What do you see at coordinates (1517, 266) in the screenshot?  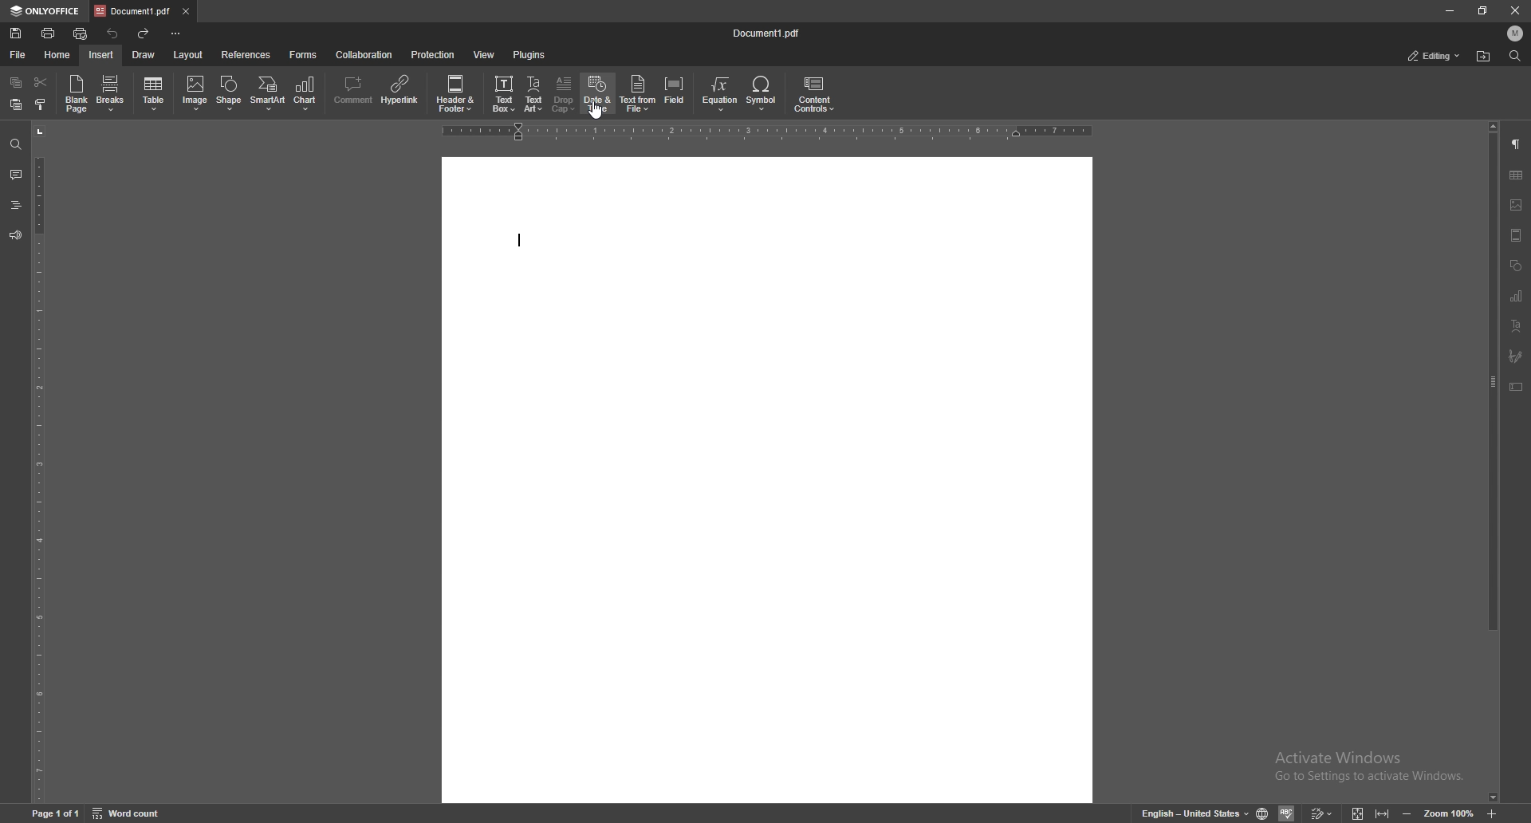 I see `shapes` at bounding box center [1517, 266].